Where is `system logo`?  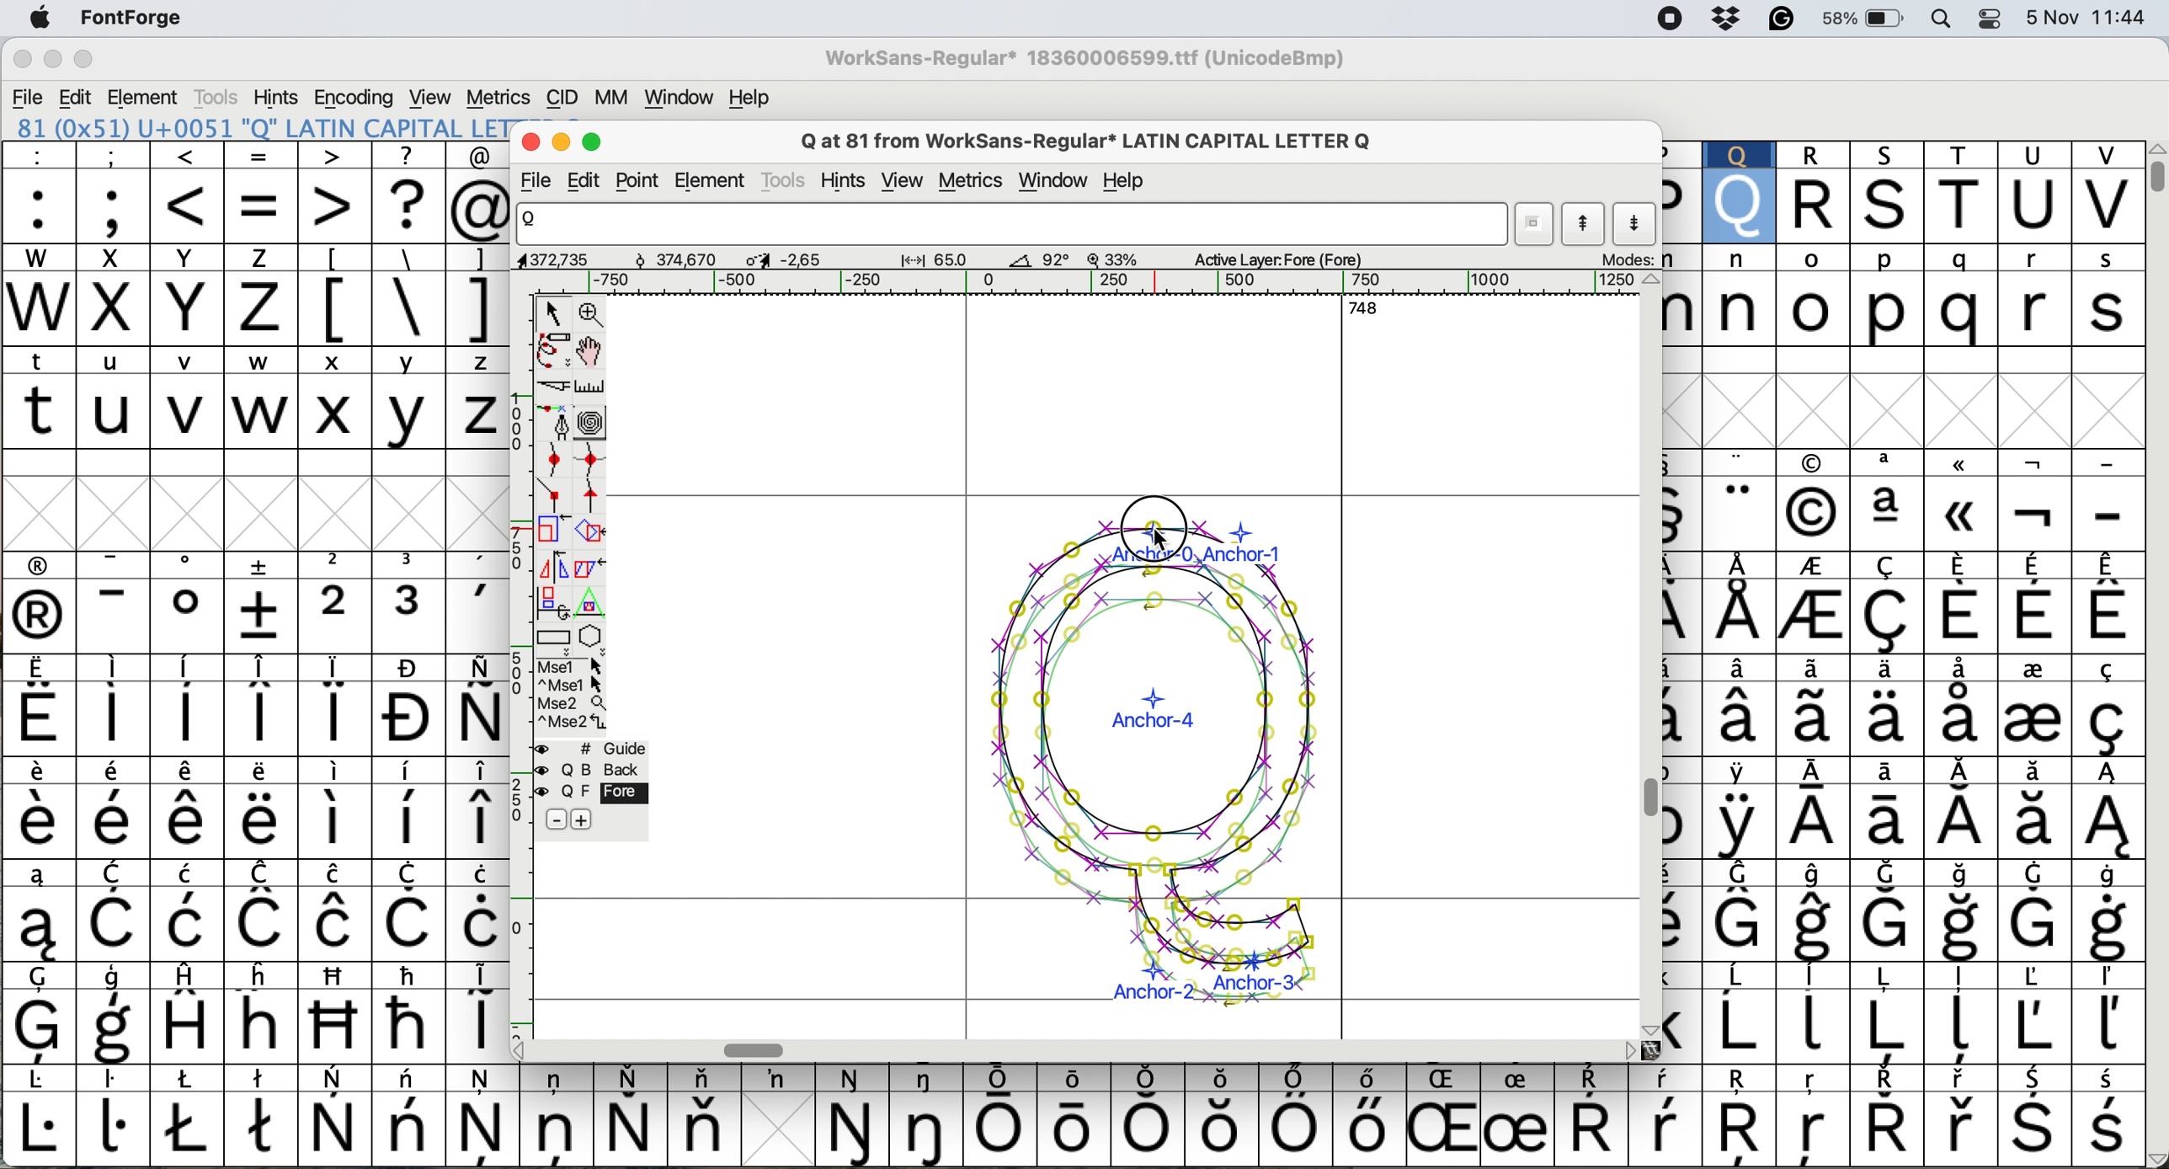 system logo is located at coordinates (45, 21).